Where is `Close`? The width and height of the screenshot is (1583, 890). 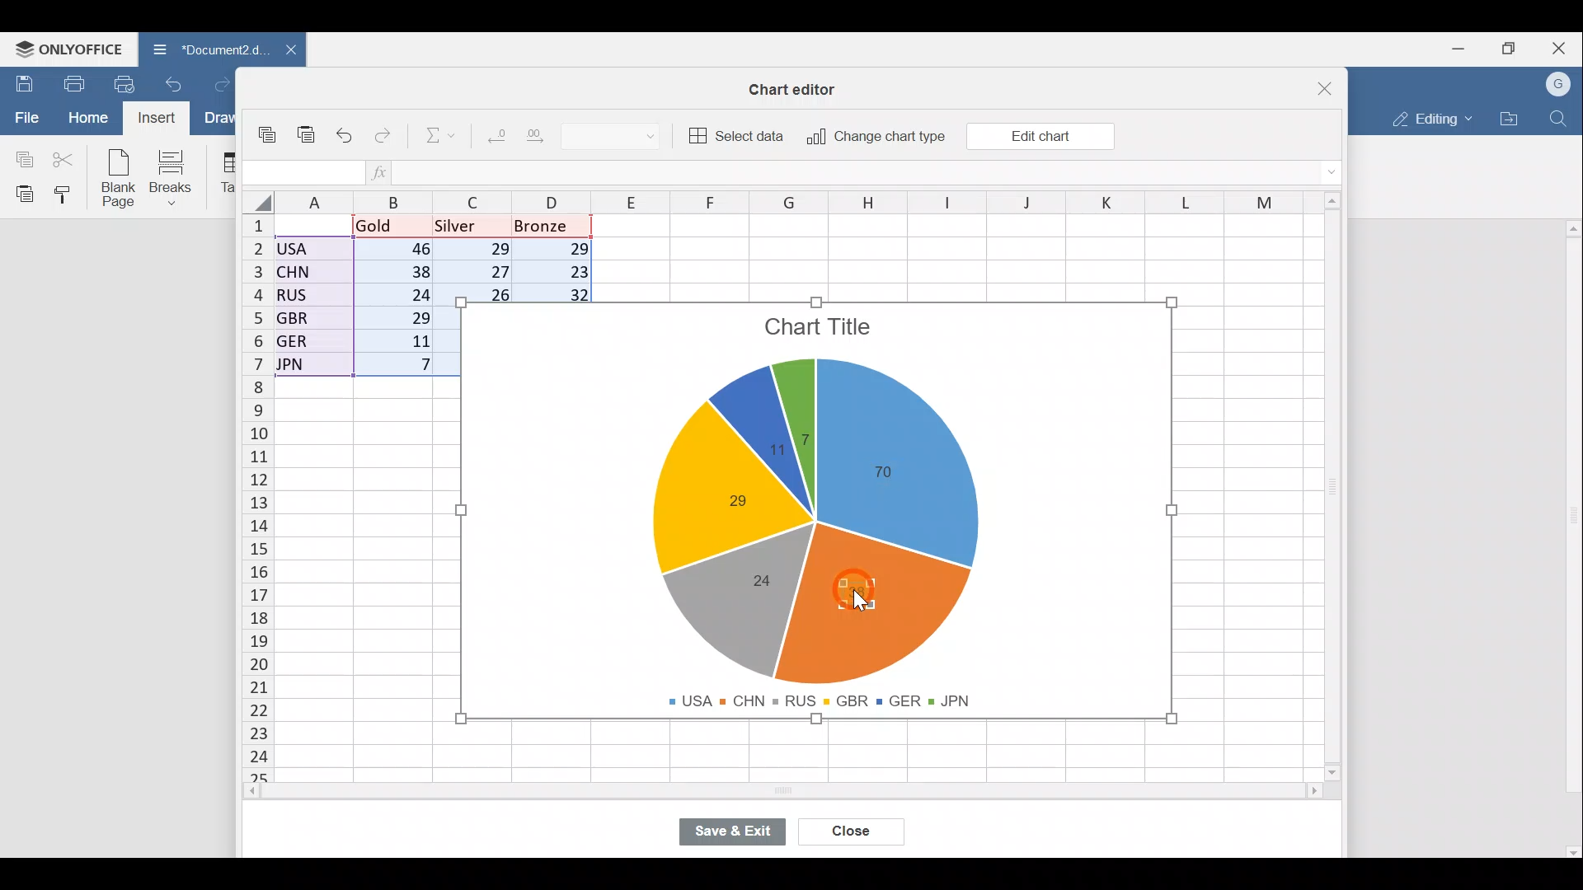
Close is located at coordinates (1332, 87).